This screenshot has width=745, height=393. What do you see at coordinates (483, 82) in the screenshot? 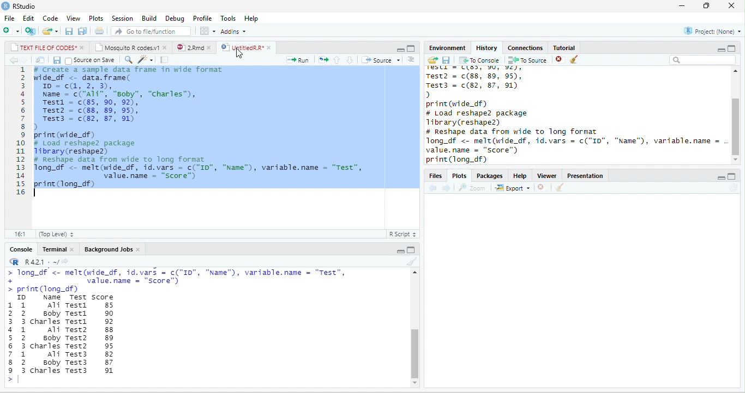
I see `Test1  = C(85,90,92),Test2 = c(88, 89, 95),Test3 = c(82, 87, 91))` at bounding box center [483, 82].